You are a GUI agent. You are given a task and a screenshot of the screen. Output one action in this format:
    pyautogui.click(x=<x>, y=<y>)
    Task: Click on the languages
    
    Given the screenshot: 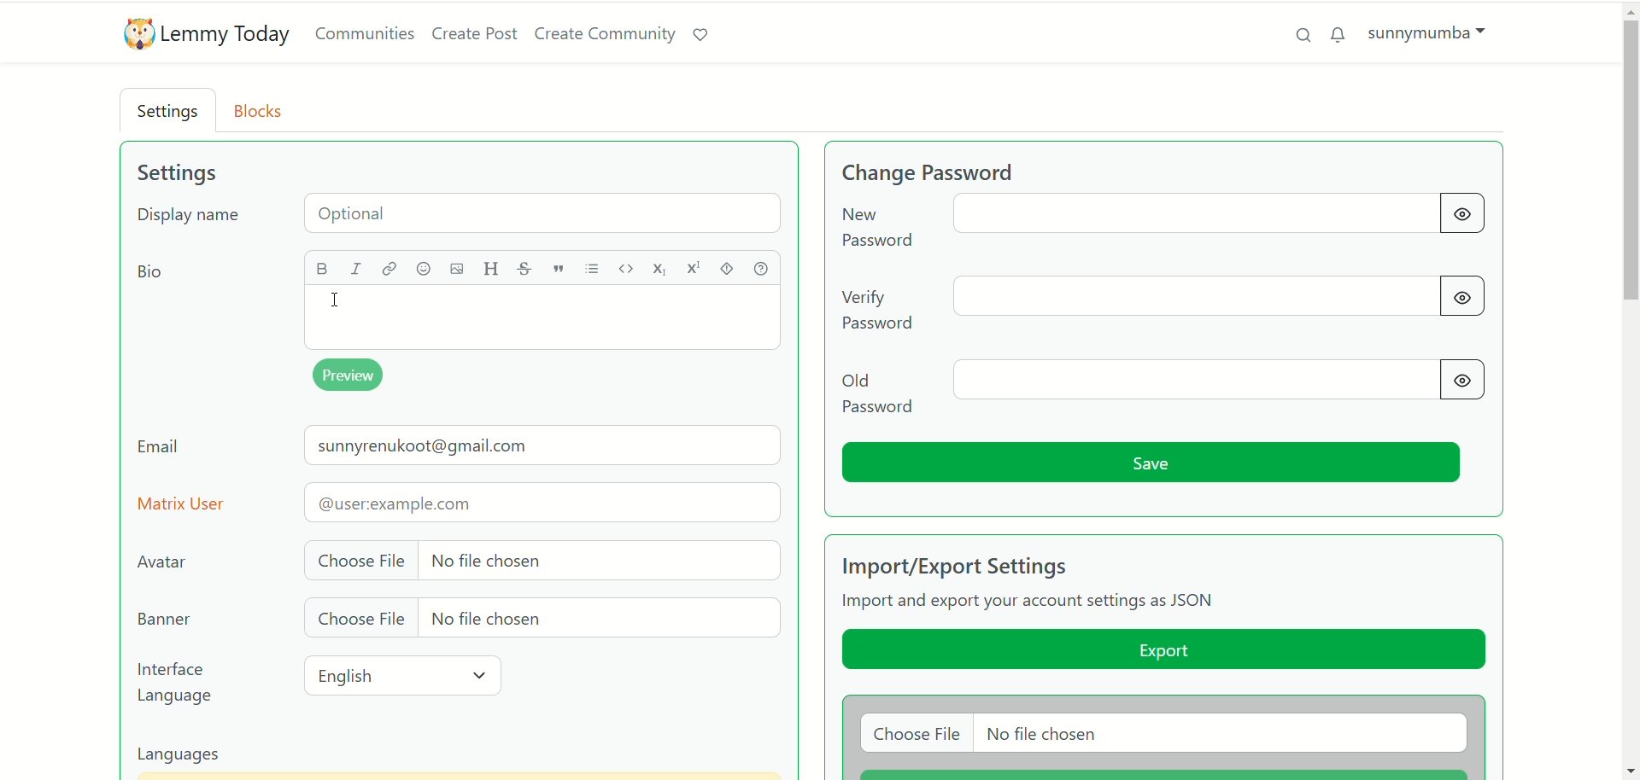 What is the action you would take?
    pyautogui.click(x=188, y=756)
    